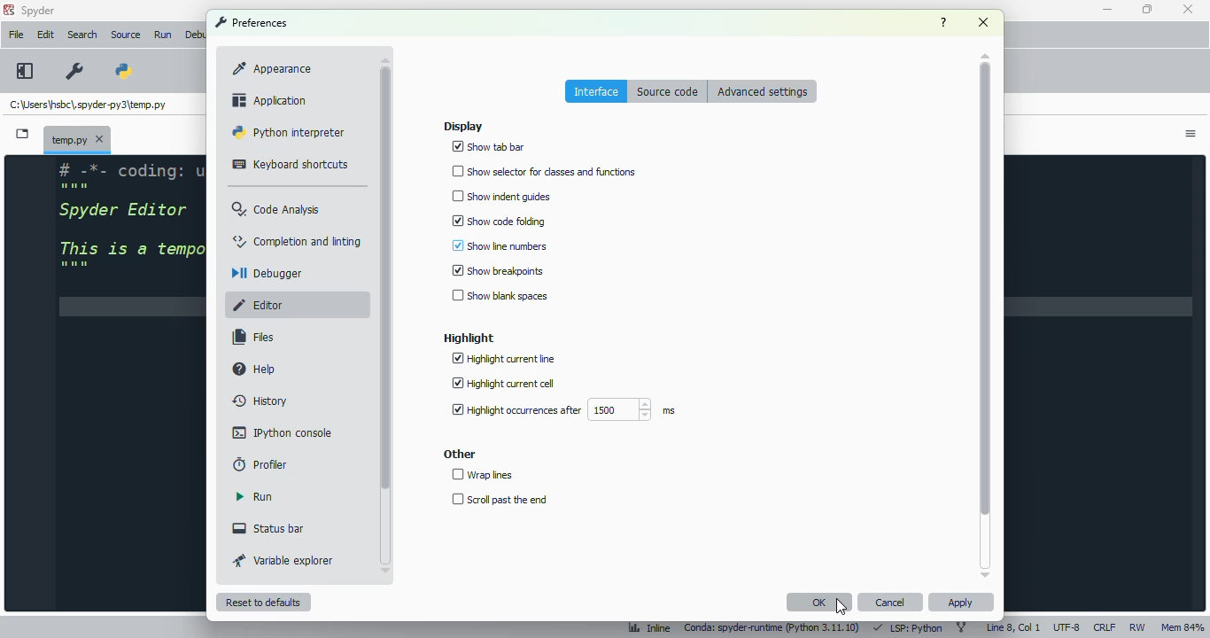 Image resolution: width=1210 pixels, height=638 pixels. What do you see at coordinates (500, 197) in the screenshot?
I see `show indent guides` at bounding box center [500, 197].